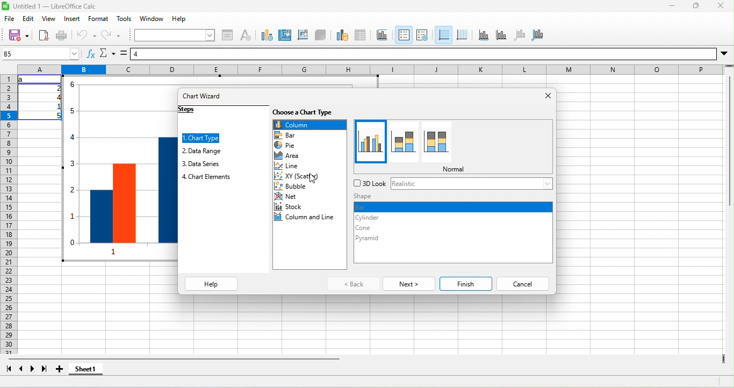  What do you see at coordinates (18, 35) in the screenshot?
I see `save` at bounding box center [18, 35].